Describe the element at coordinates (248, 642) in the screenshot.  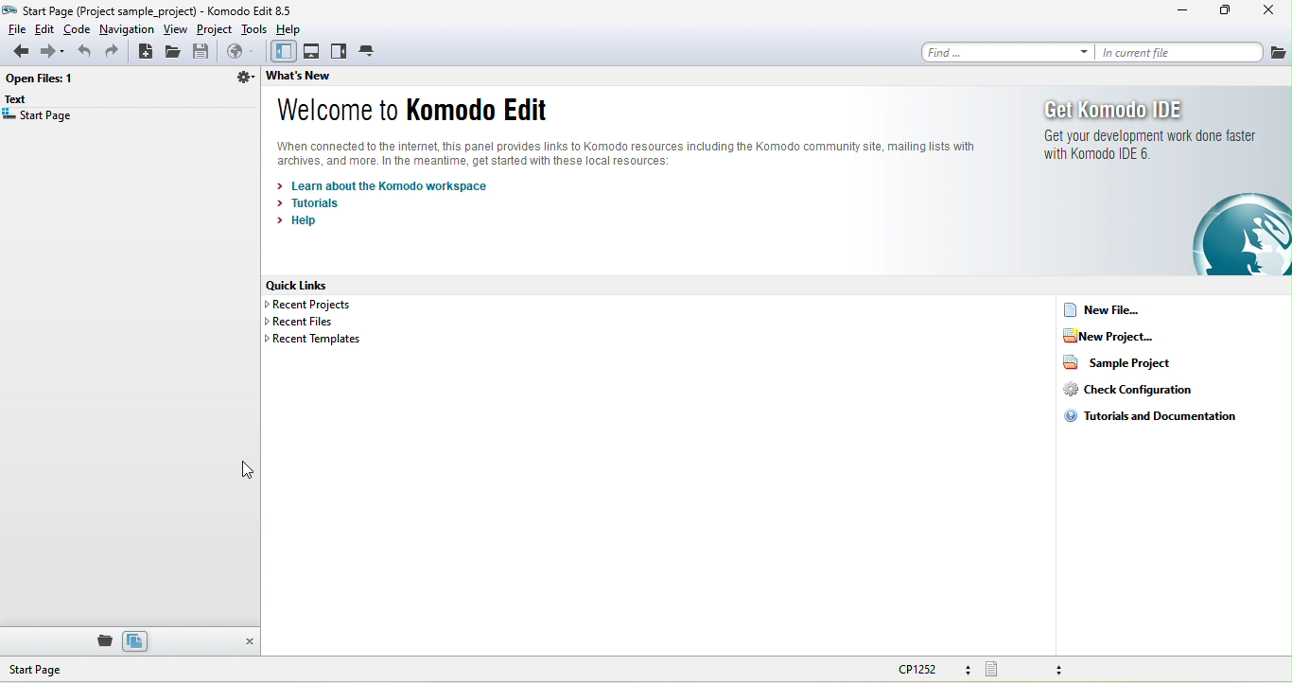
I see `close pane` at that location.